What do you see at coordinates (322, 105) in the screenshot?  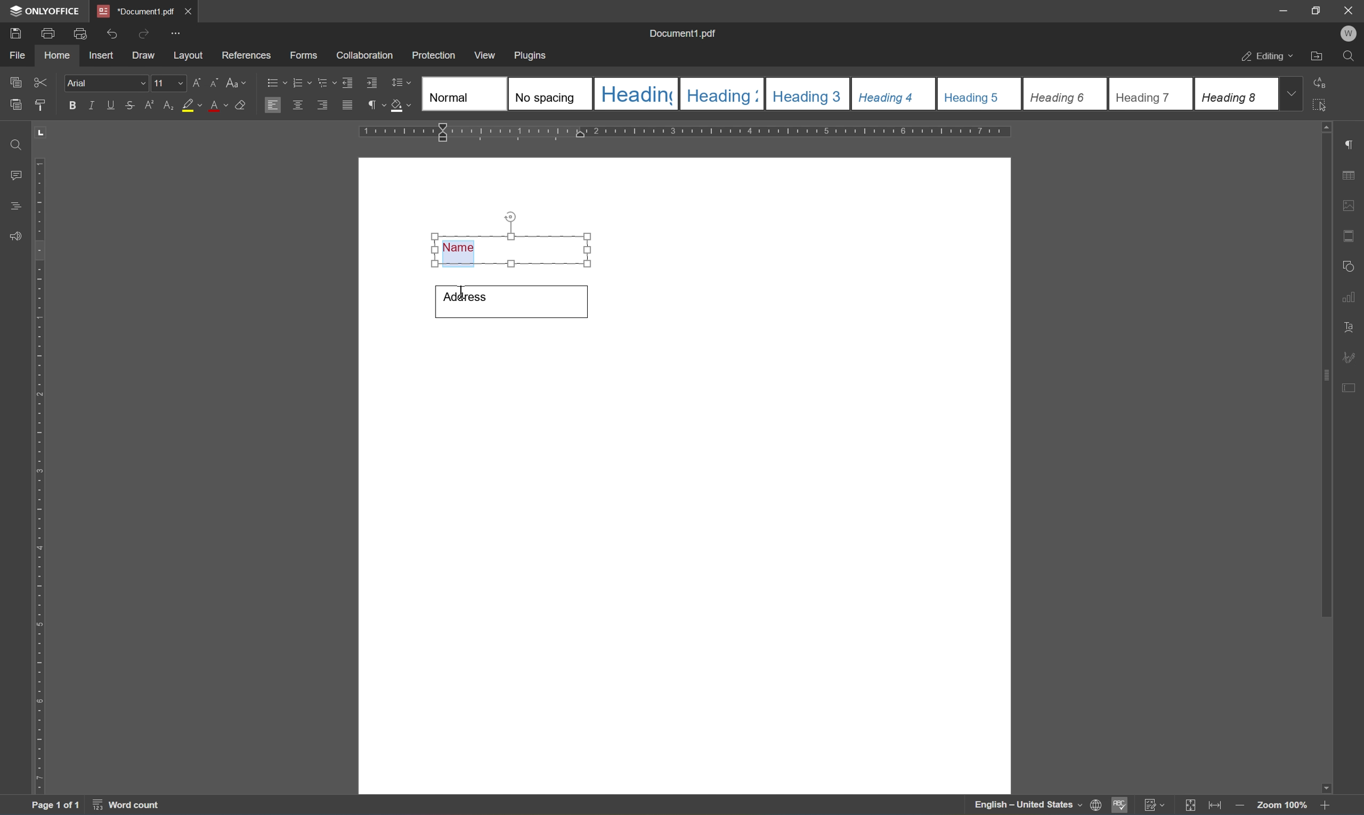 I see `align right` at bounding box center [322, 105].